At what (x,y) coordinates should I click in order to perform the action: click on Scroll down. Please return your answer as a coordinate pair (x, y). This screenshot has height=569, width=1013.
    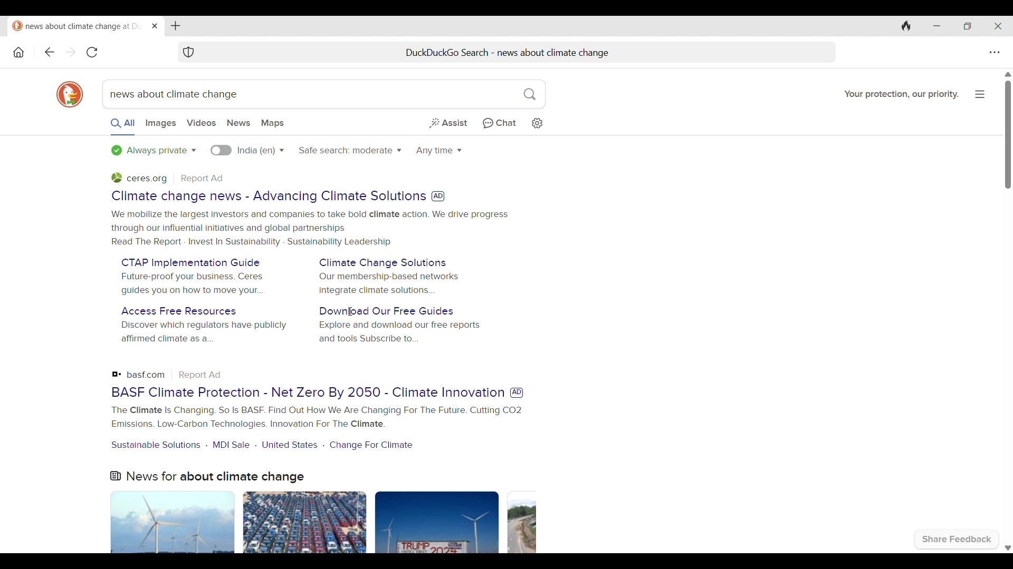
    Looking at the image, I should click on (1007, 548).